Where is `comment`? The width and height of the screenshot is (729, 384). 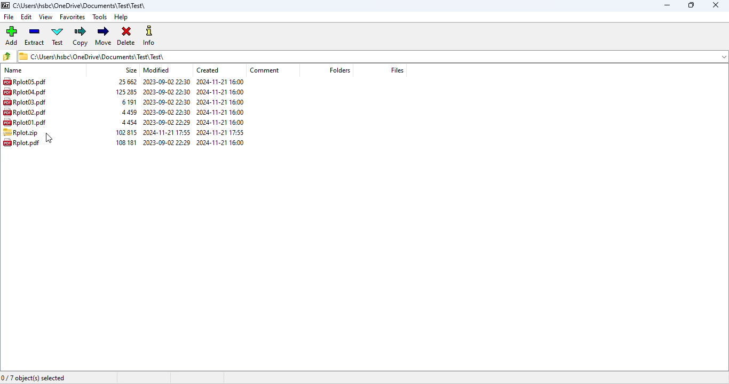 comment is located at coordinates (265, 70).